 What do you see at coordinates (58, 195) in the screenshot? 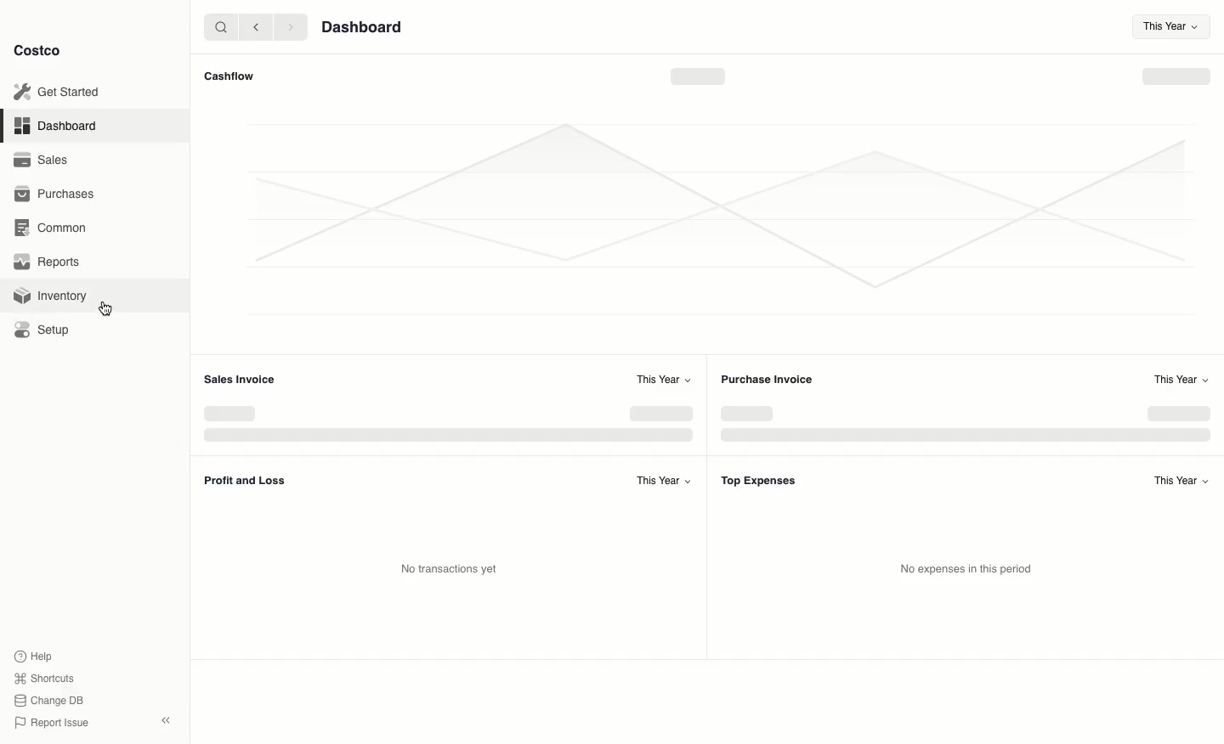
I see `Purchases` at bounding box center [58, 195].